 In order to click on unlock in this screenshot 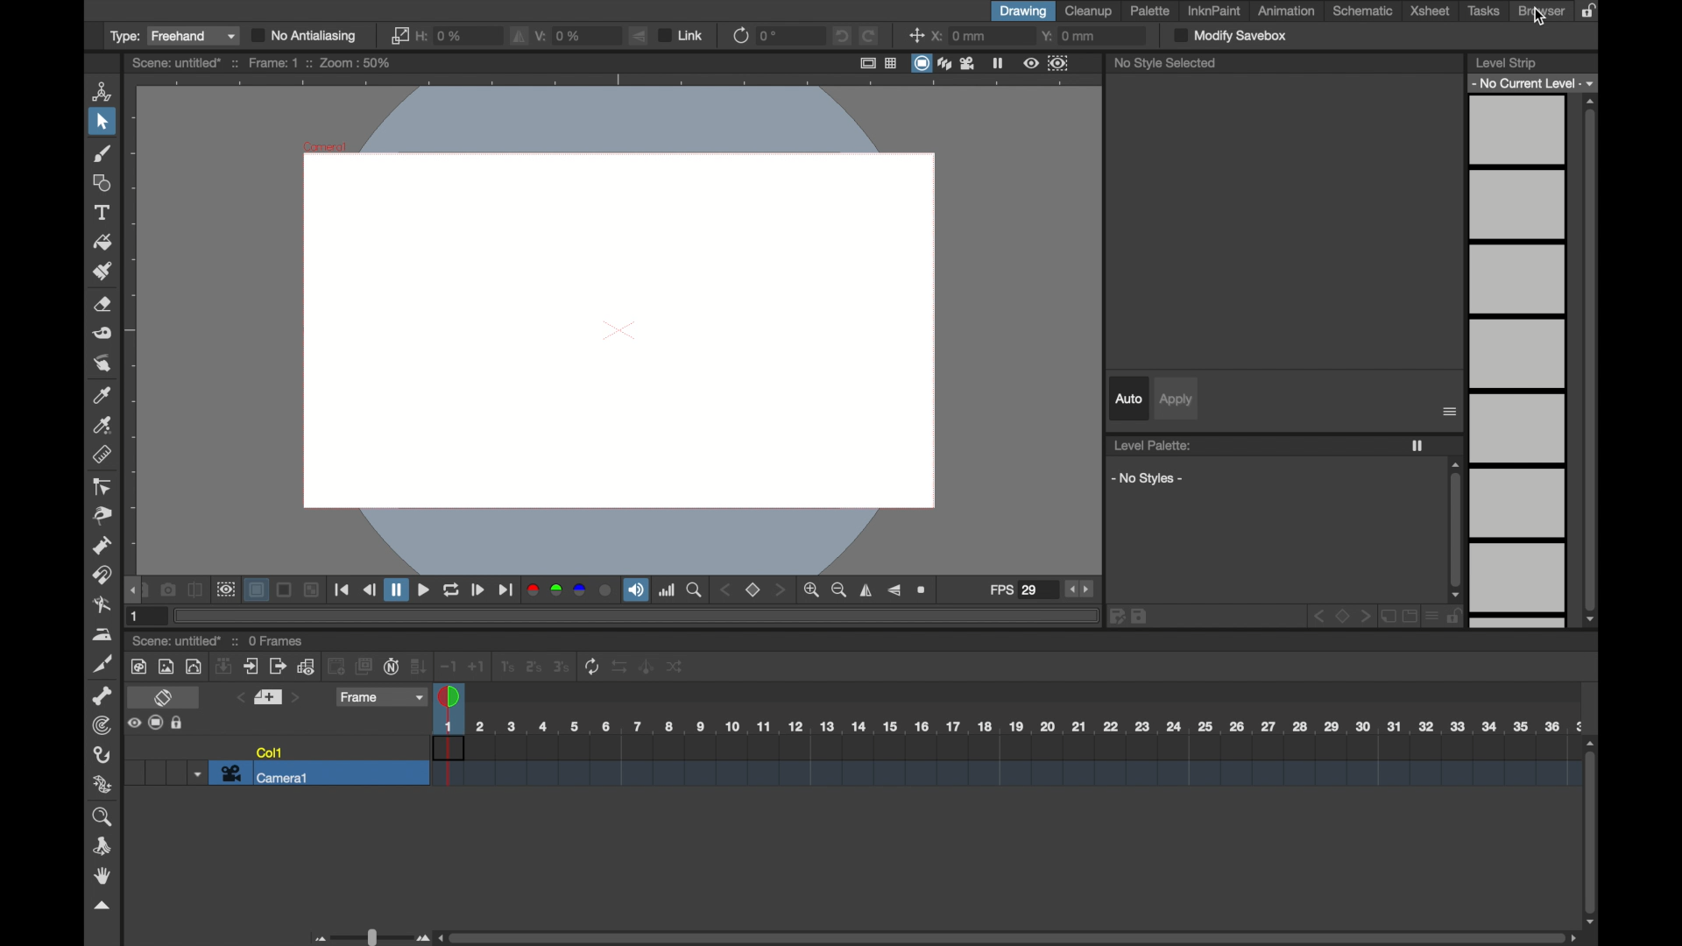, I will do `click(178, 723)`.